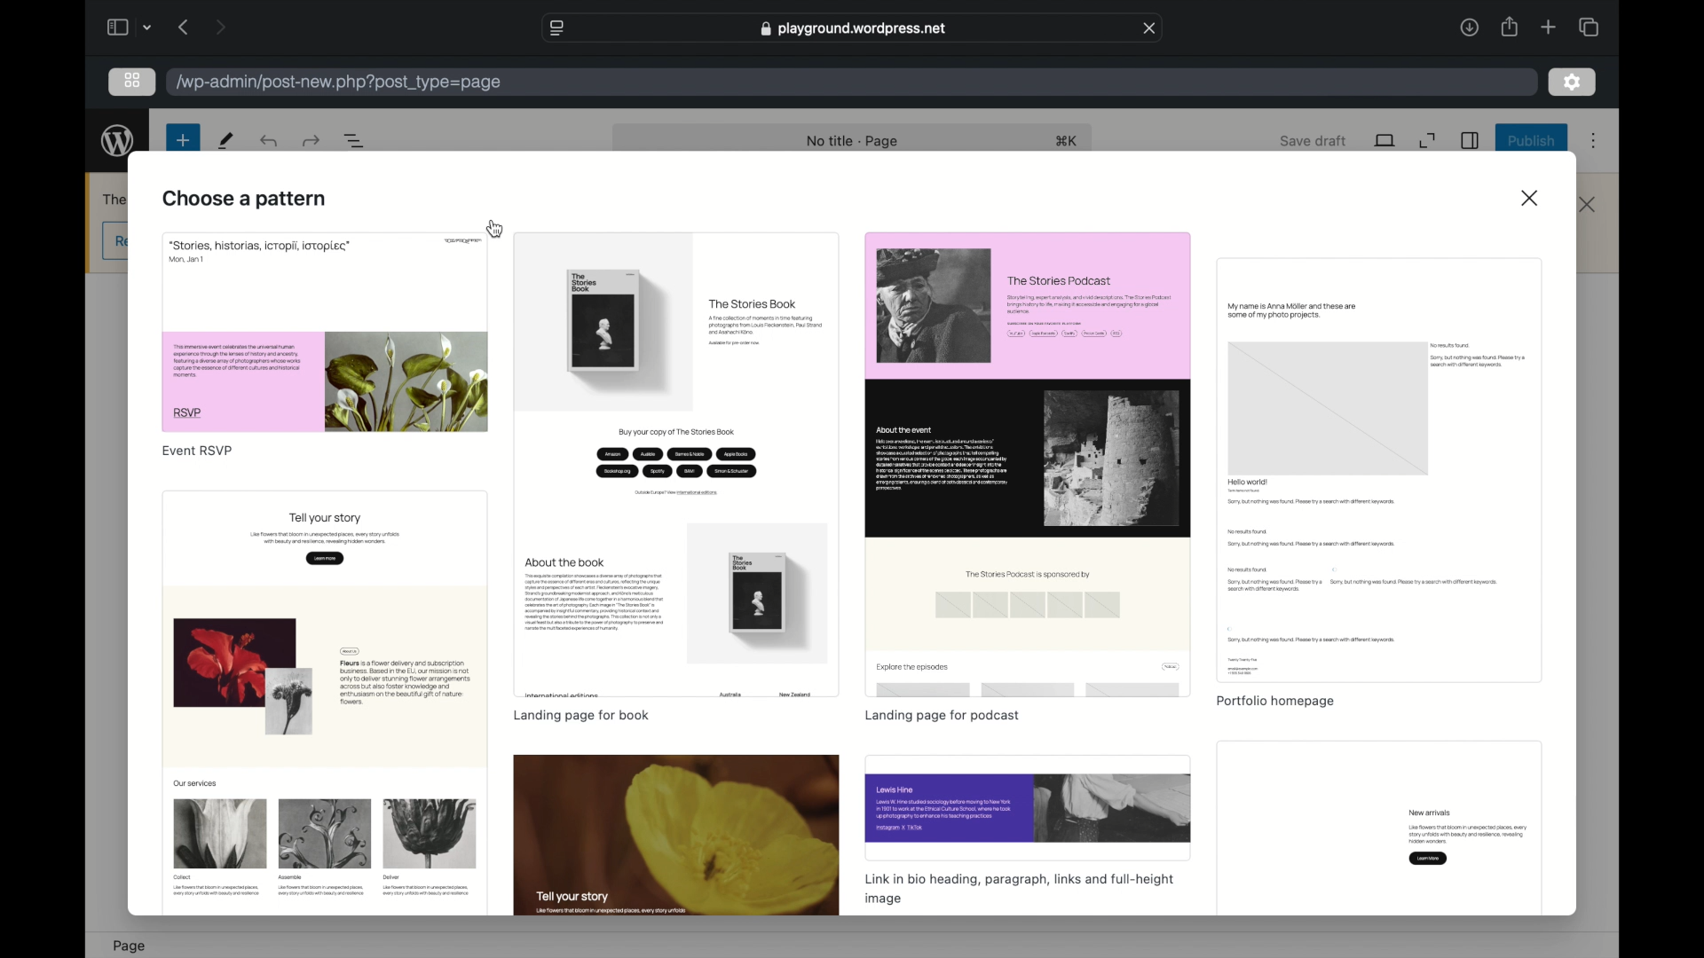 The width and height of the screenshot is (1704, 958). What do you see at coordinates (1149, 27) in the screenshot?
I see `close` at bounding box center [1149, 27].